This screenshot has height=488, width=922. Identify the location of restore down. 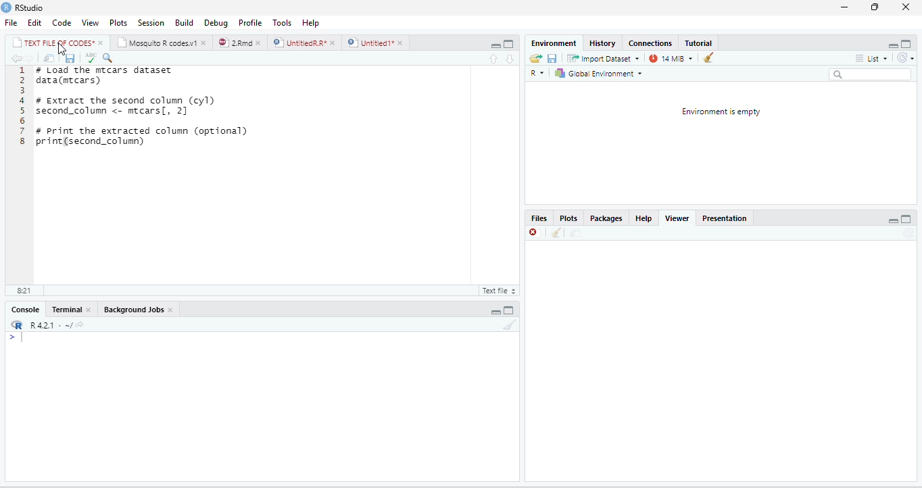
(873, 8).